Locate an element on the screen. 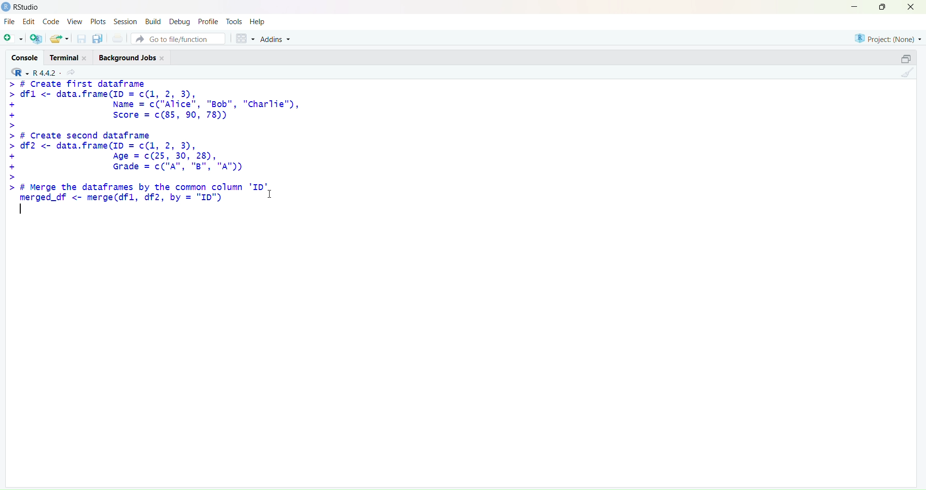 Image resolution: width=926 pixels, height=490 pixels. # Create Tirst dataframe
dfl <- data.frame(ID = c(1, 2, 3),
Name = c("Alice", "Bob", "Char
Score = c(85, 90, 78))
# Create second dataframe
df2 <- data.frame(ID = c(1, 2, 3),
Age = c(25, 30, 28),
Grade = c("A", "B", "A")) is located at coordinates (154, 130).